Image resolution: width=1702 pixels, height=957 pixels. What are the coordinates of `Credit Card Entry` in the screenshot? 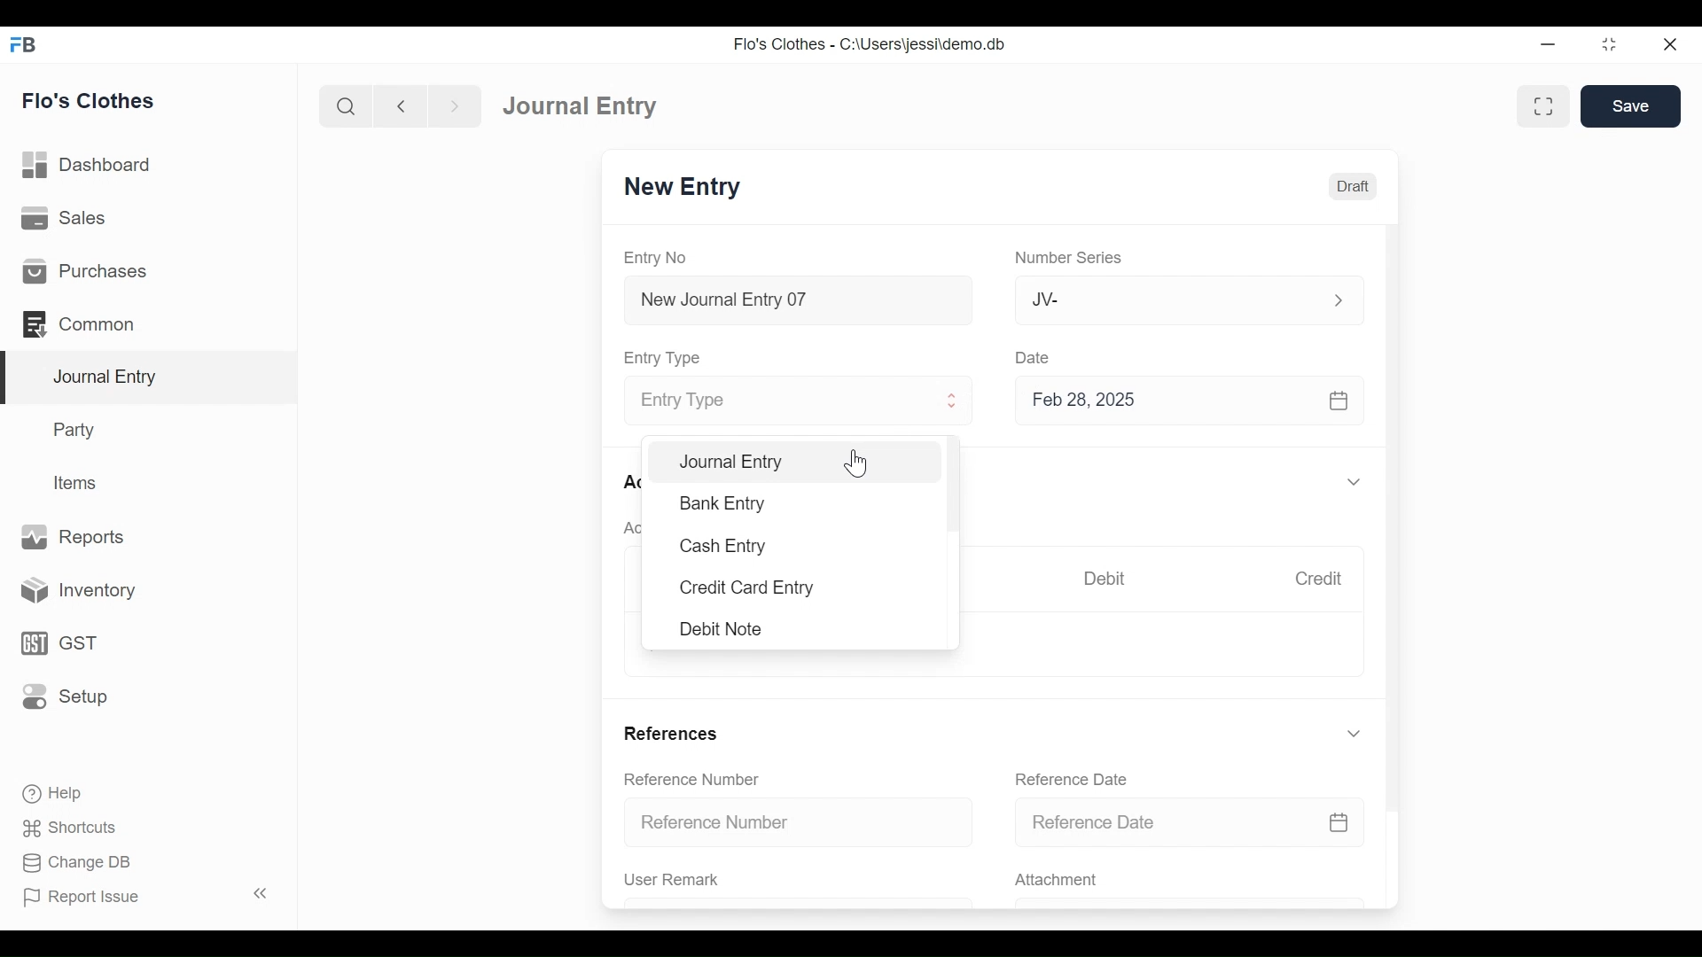 It's located at (746, 587).